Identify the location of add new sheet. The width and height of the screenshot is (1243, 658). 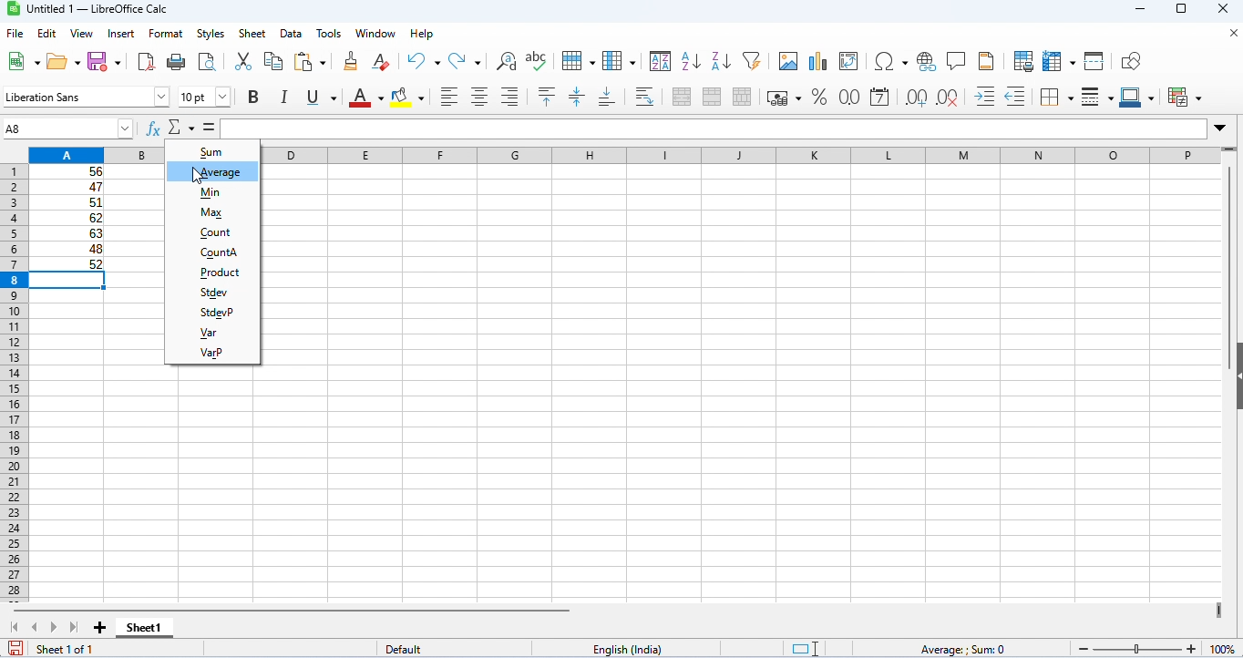
(100, 629).